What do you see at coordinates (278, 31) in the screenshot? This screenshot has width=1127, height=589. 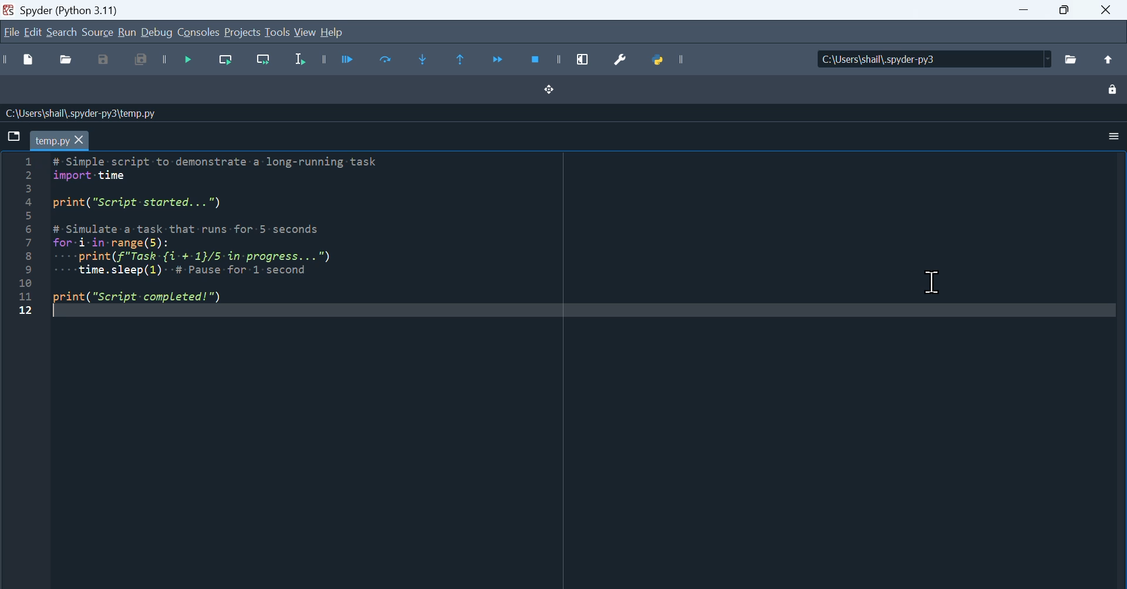 I see `tools` at bounding box center [278, 31].